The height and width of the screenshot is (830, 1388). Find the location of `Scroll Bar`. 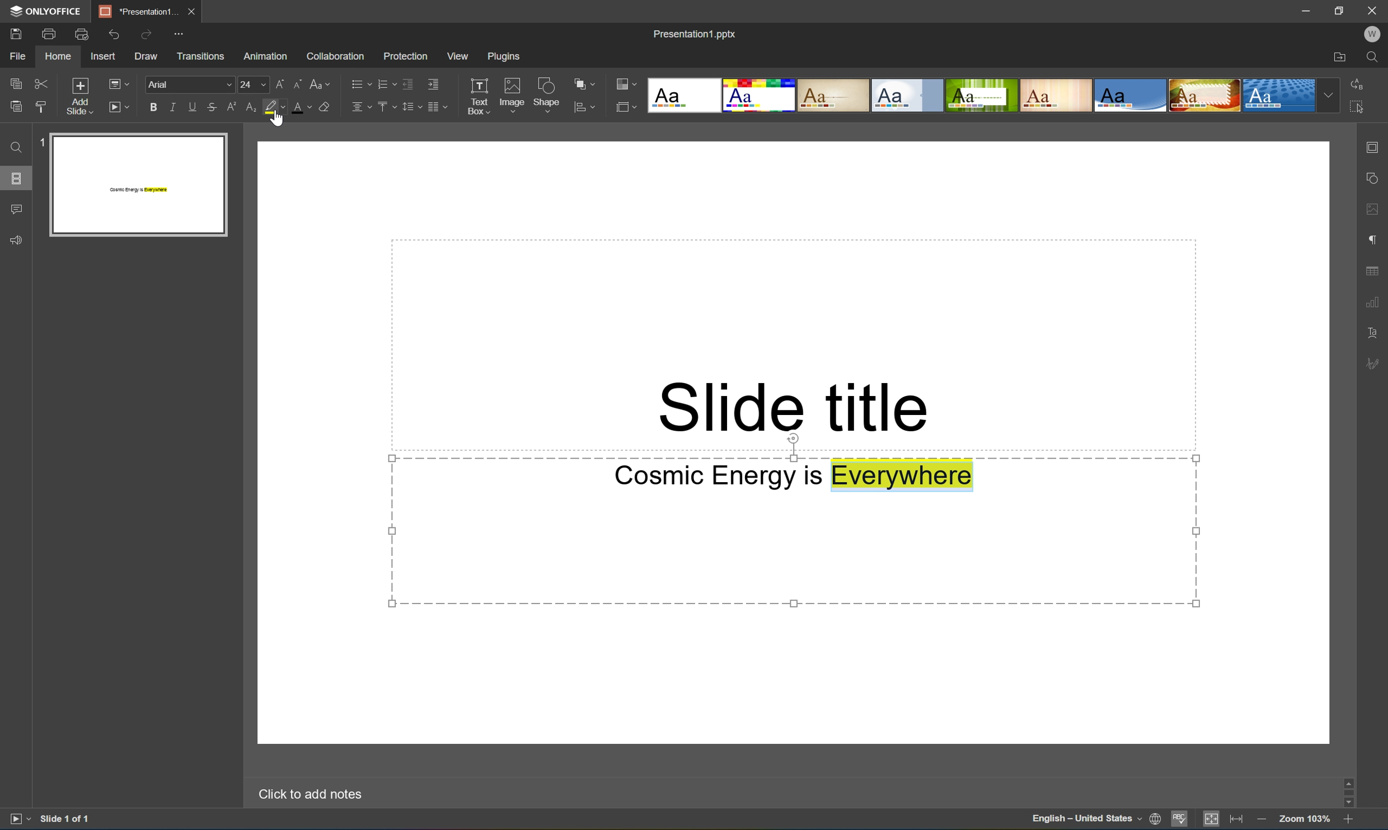

Scroll Bar is located at coordinates (1347, 793).